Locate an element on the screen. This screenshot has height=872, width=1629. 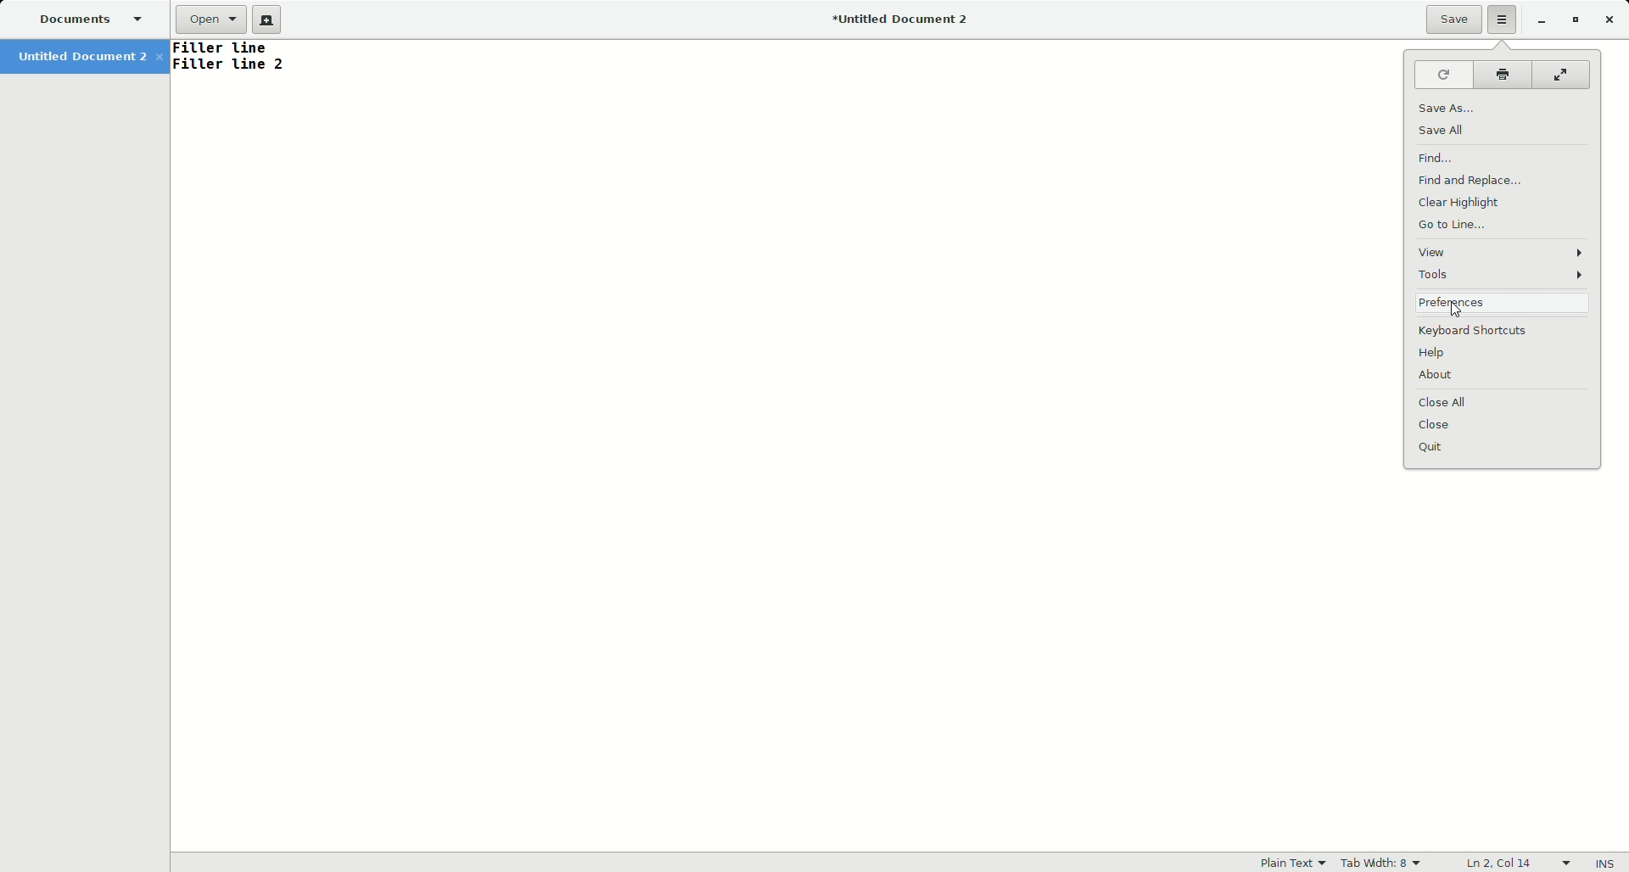
Text line 1 is located at coordinates (232, 48).